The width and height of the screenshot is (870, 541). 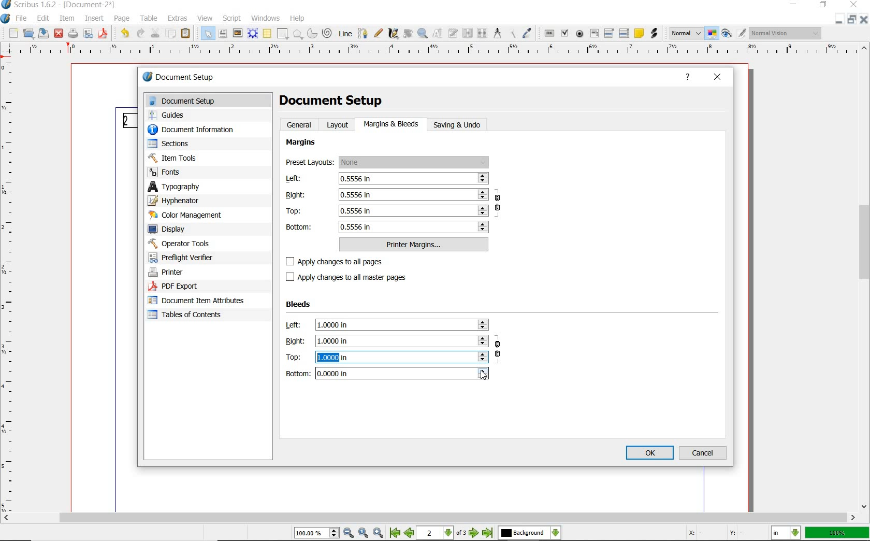 I want to click on close, so click(x=853, y=5).